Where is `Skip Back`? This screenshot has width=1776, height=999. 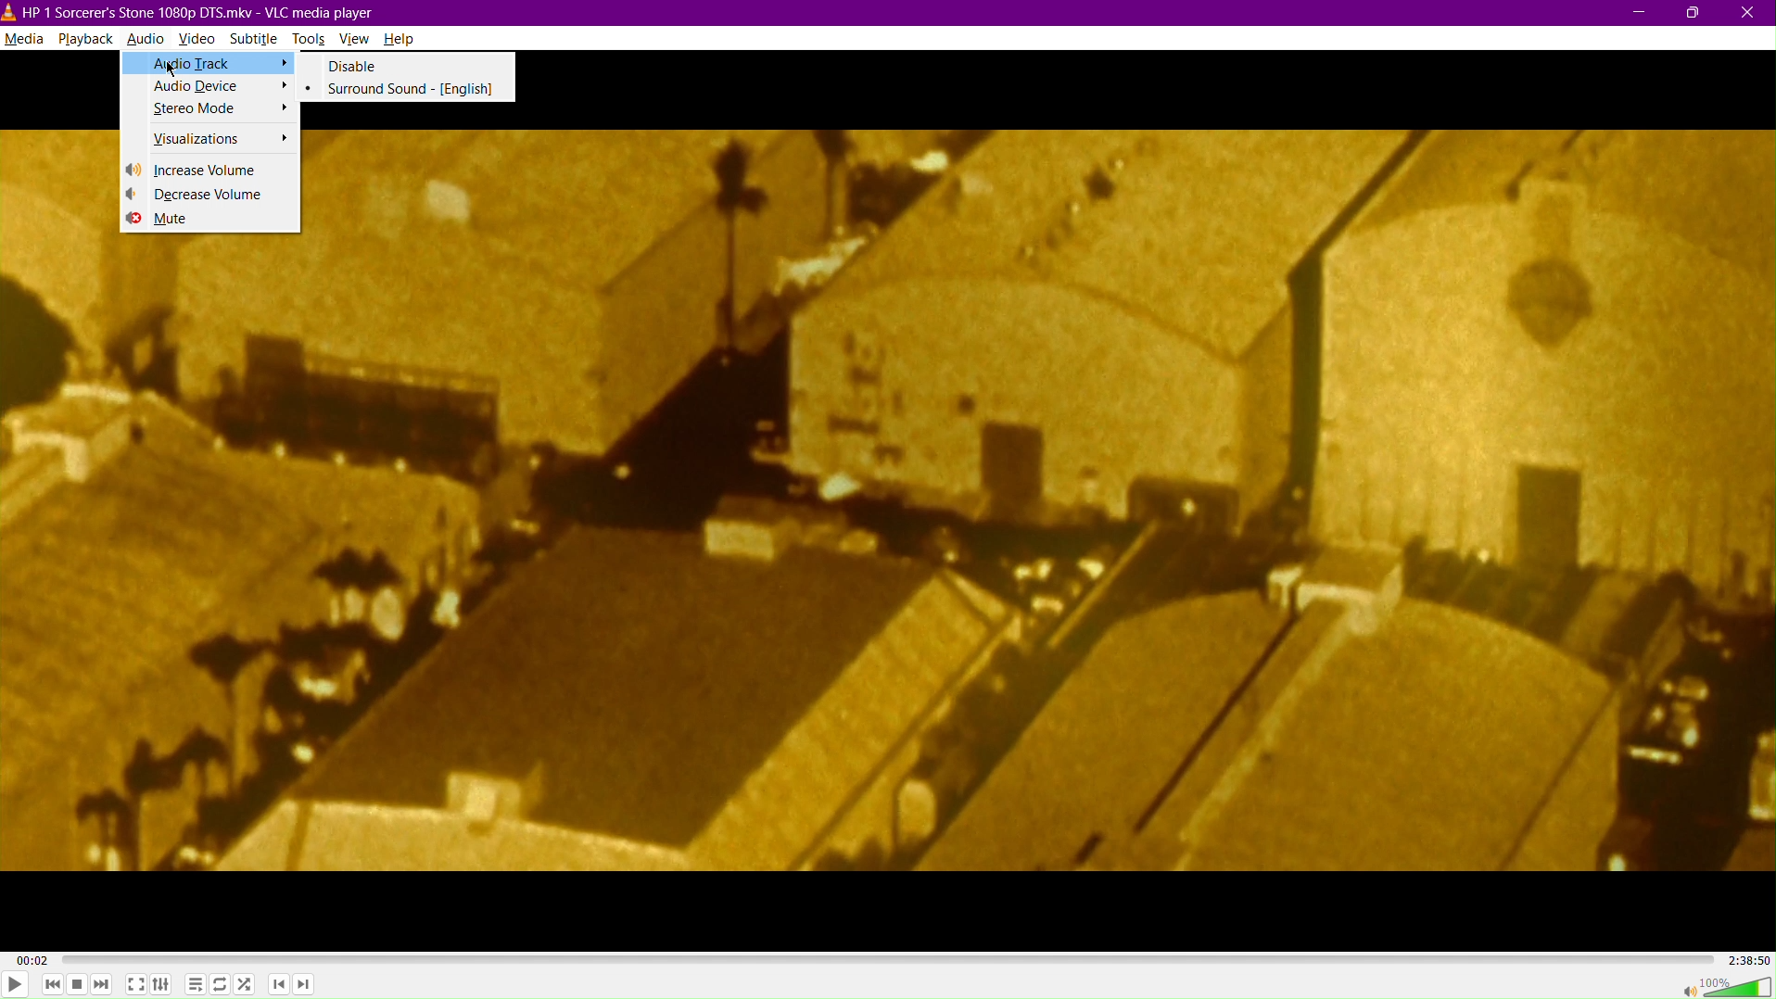
Skip Back is located at coordinates (52, 985).